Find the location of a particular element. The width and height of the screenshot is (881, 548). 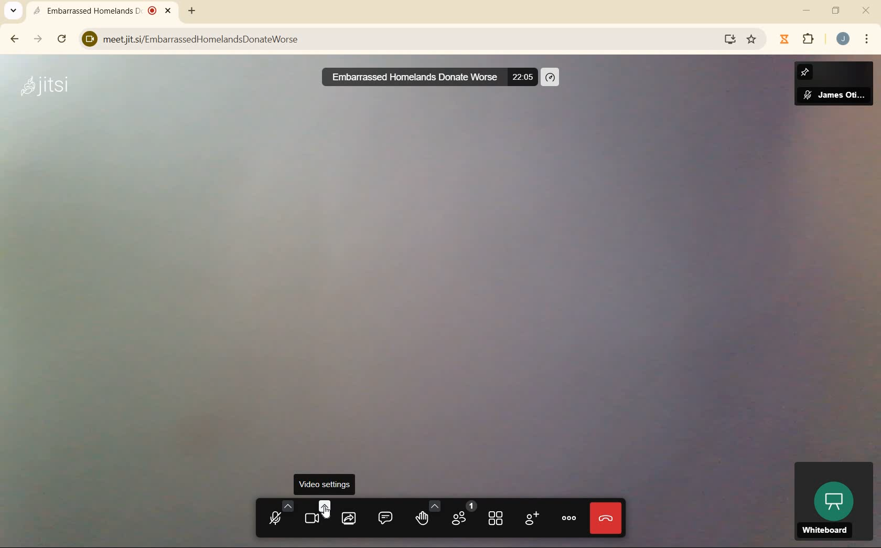

microphone is located at coordinates (276, 512).